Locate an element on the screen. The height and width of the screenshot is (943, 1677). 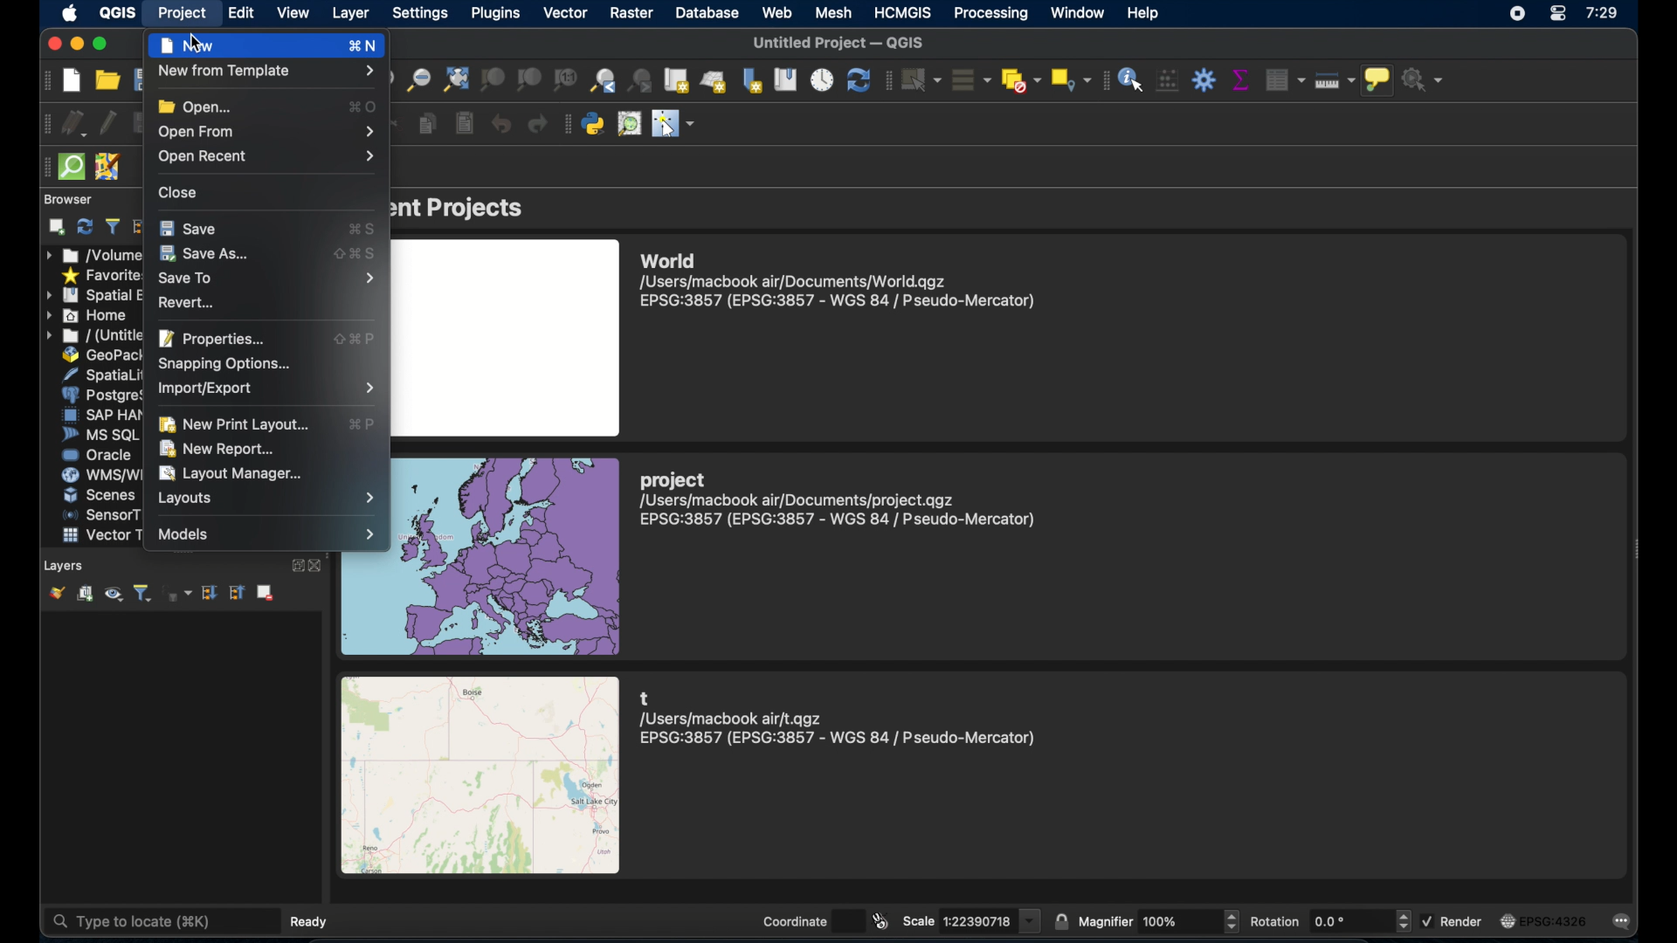
control center is located at coordinates (1557, 15).